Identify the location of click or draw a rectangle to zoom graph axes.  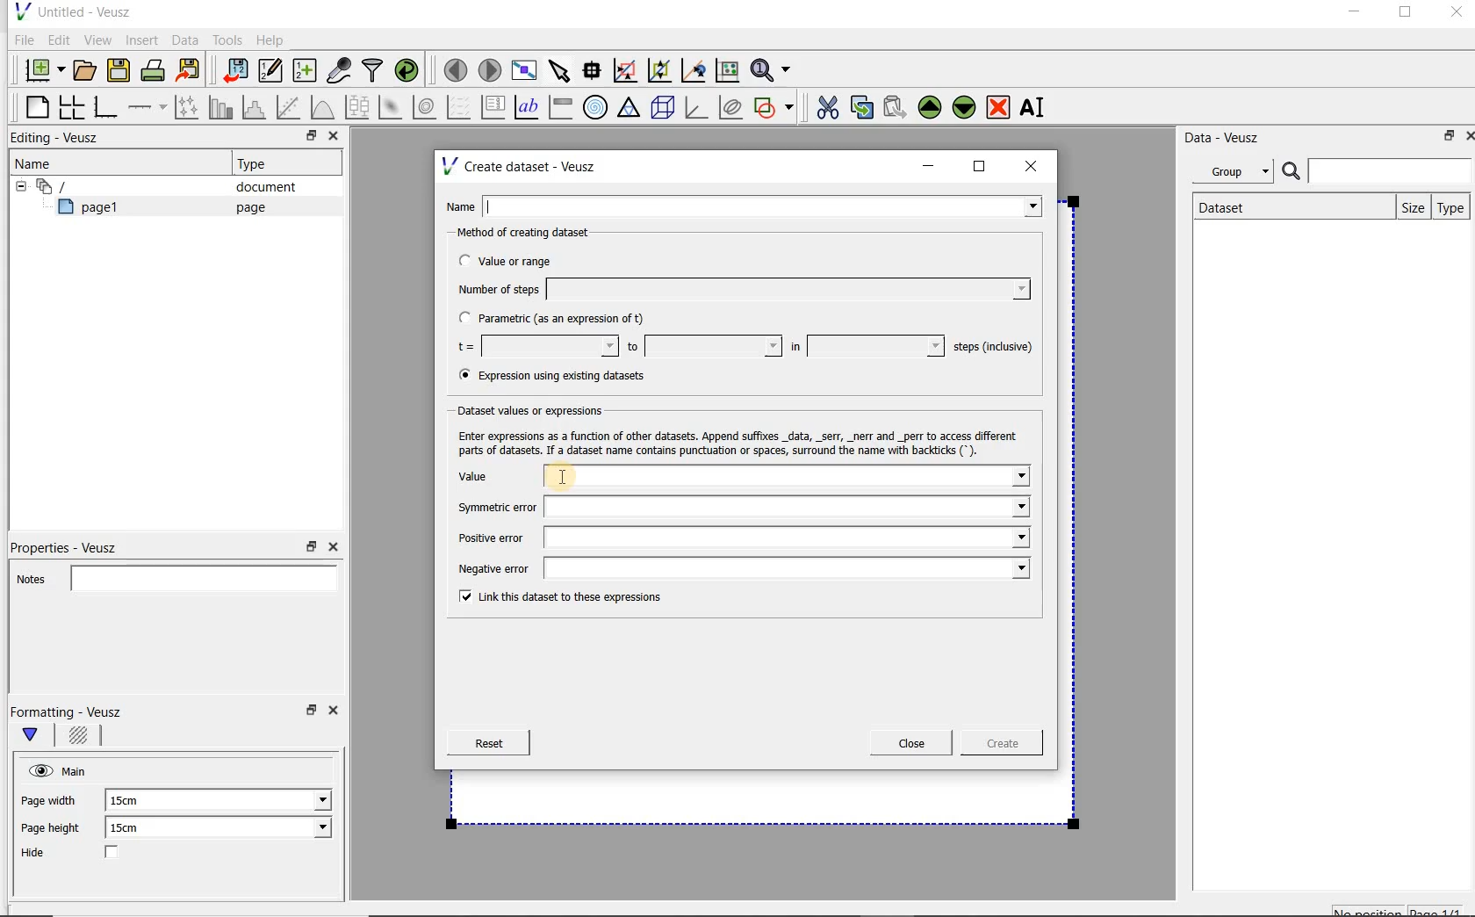
(629, 71).